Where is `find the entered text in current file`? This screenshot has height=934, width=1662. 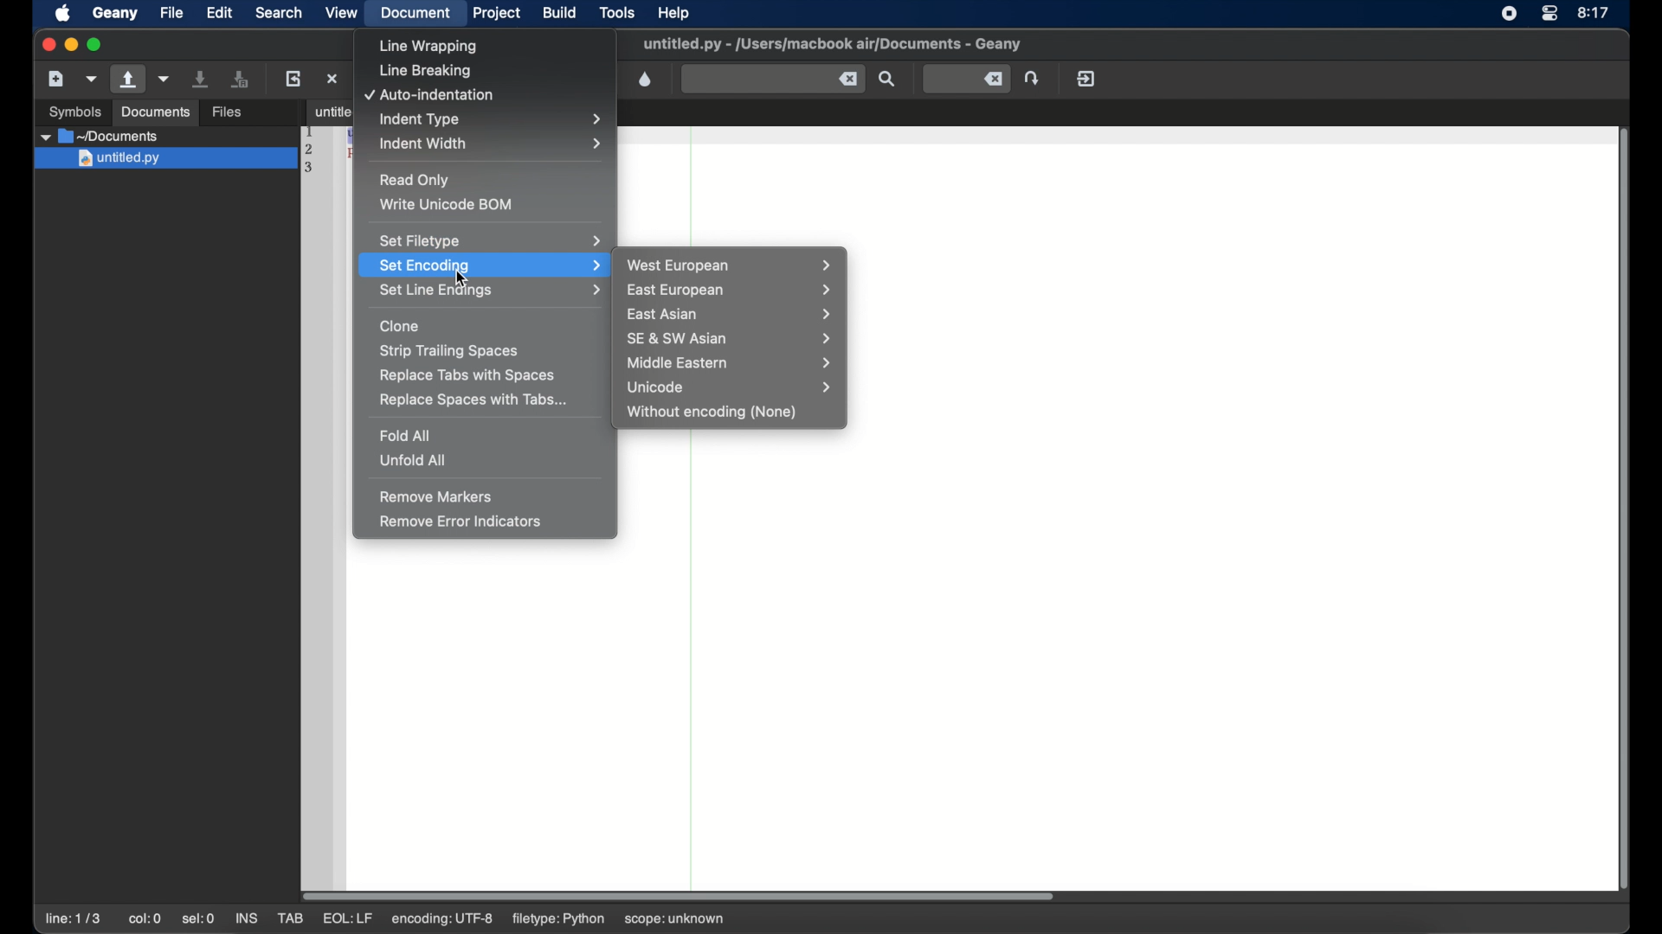
find the entered text in current file is located at coordinates (887, 79).